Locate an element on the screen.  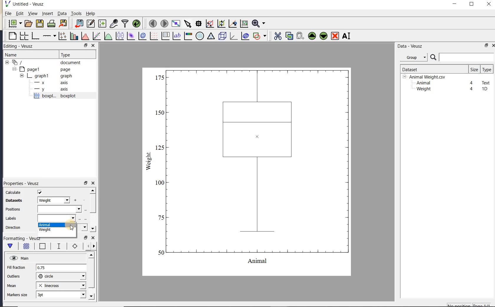
Type is located at coordinates (76, 54).